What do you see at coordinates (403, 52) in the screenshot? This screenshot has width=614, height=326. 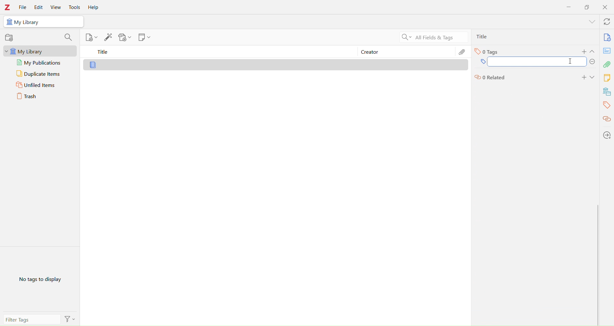 I see `Creator` at bounding box center [403, 52].